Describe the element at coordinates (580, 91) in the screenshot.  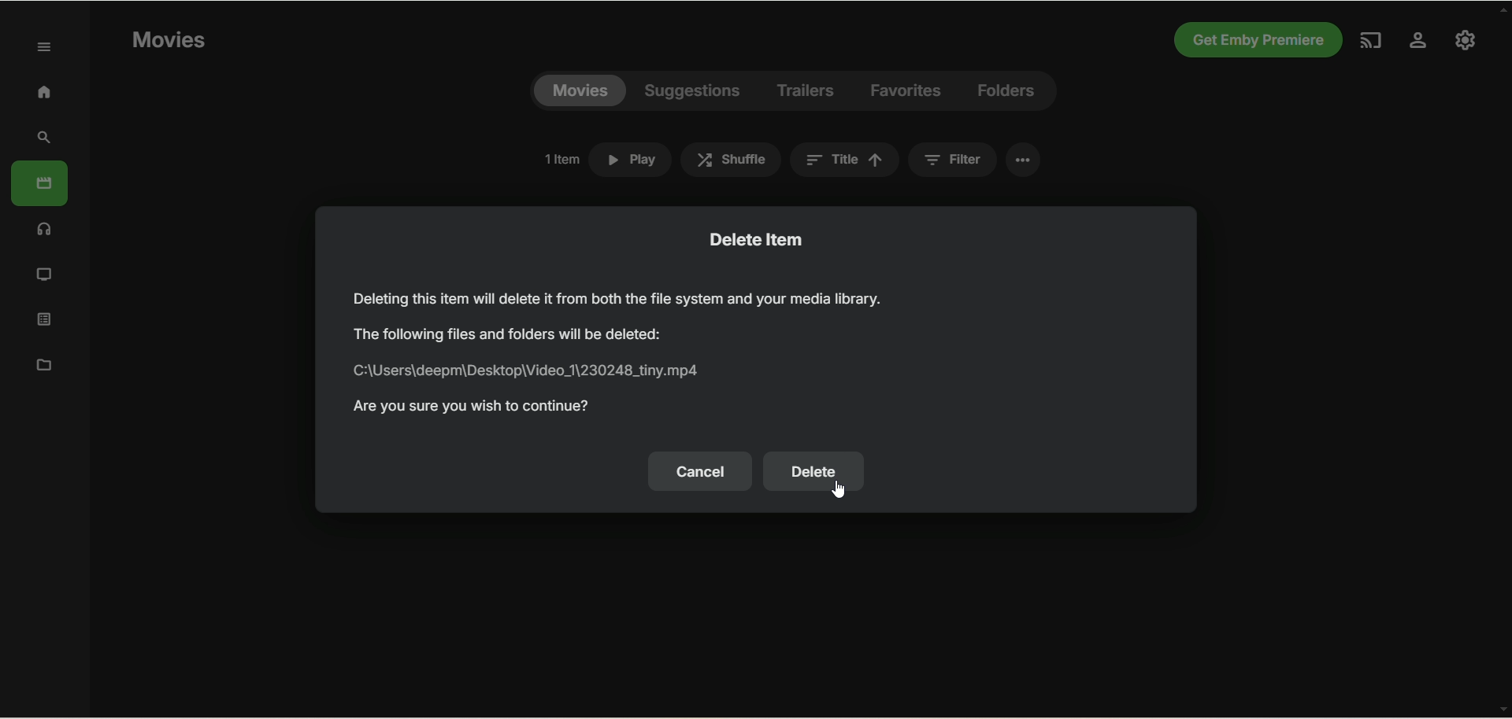
I see `movies` at that location.